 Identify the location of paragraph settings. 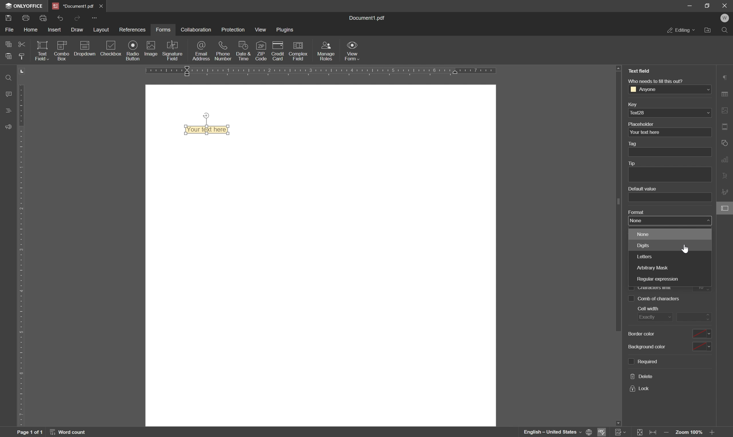
(727, 77).